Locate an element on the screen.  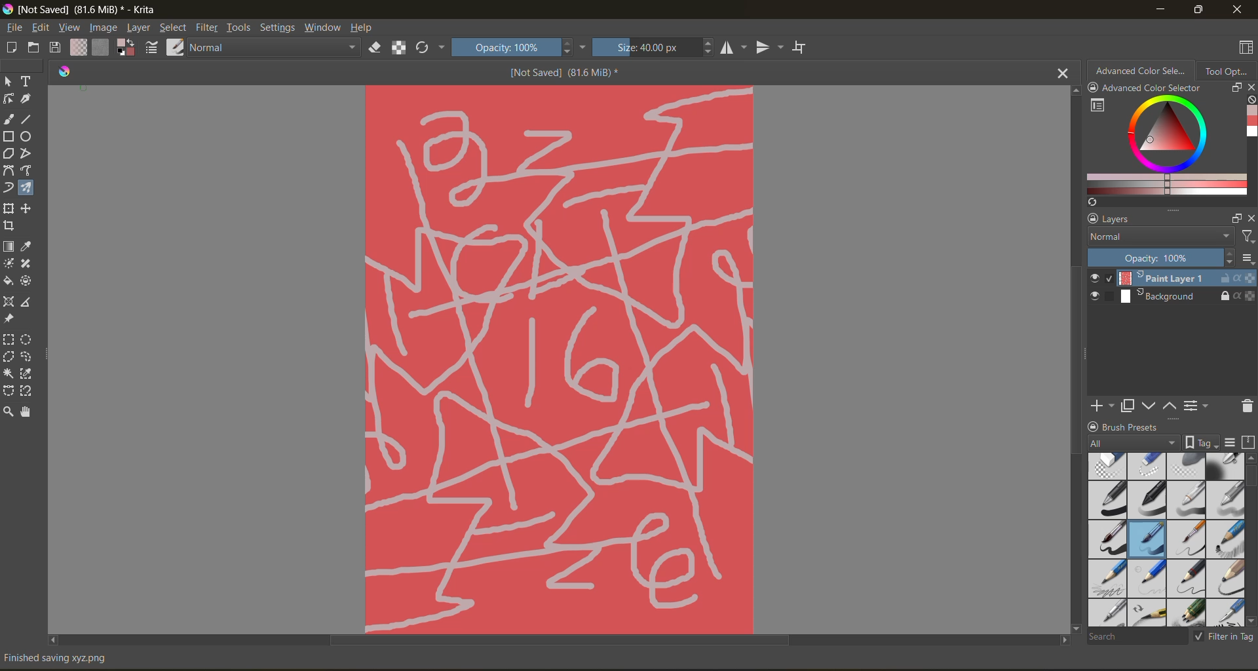
tool is located at coordinates (9, 100).